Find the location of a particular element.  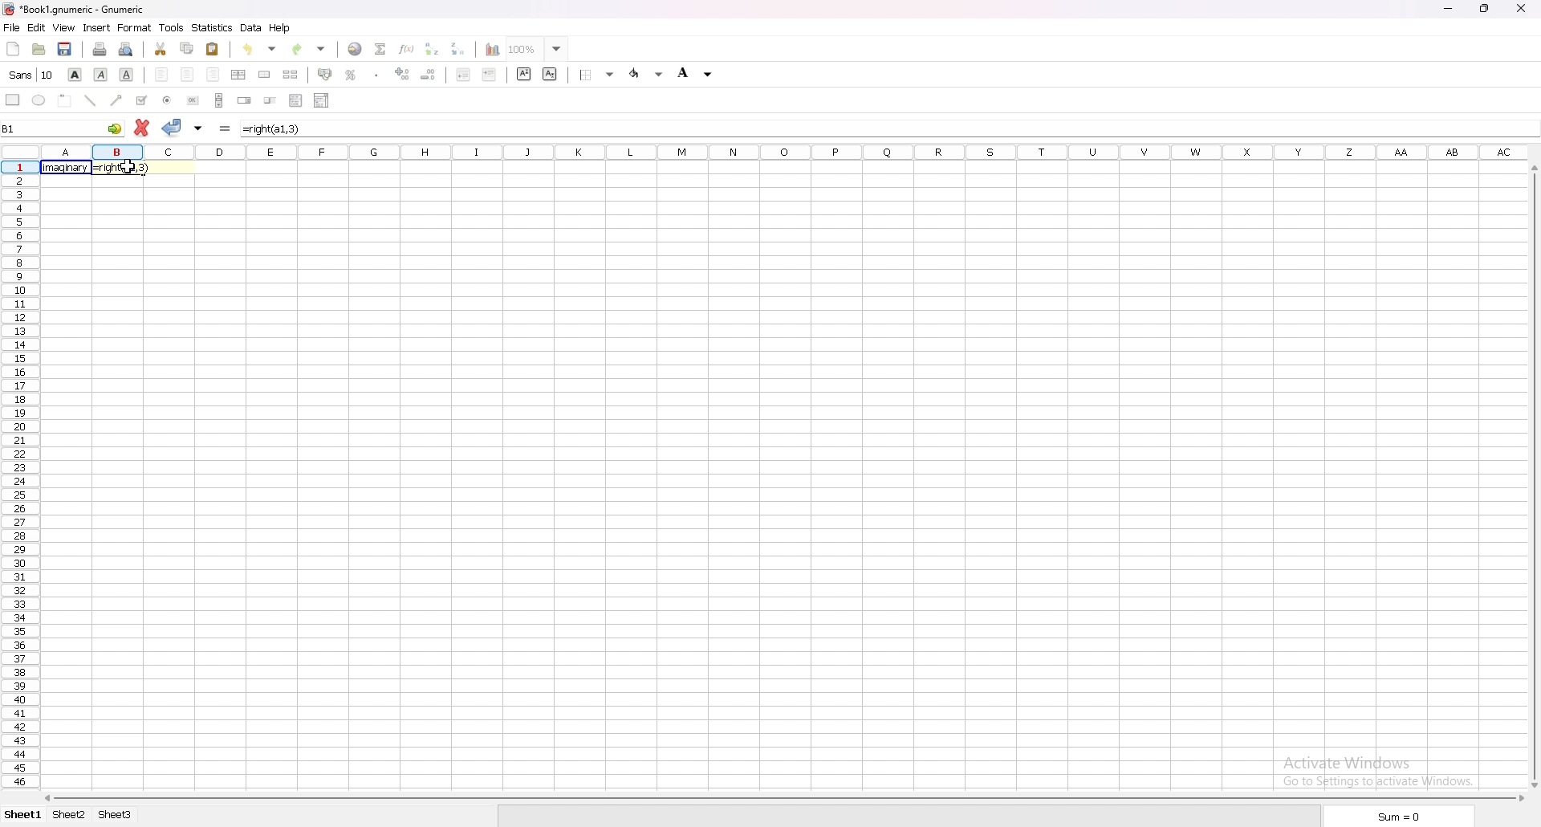

border is located at coordinates (597, 75).